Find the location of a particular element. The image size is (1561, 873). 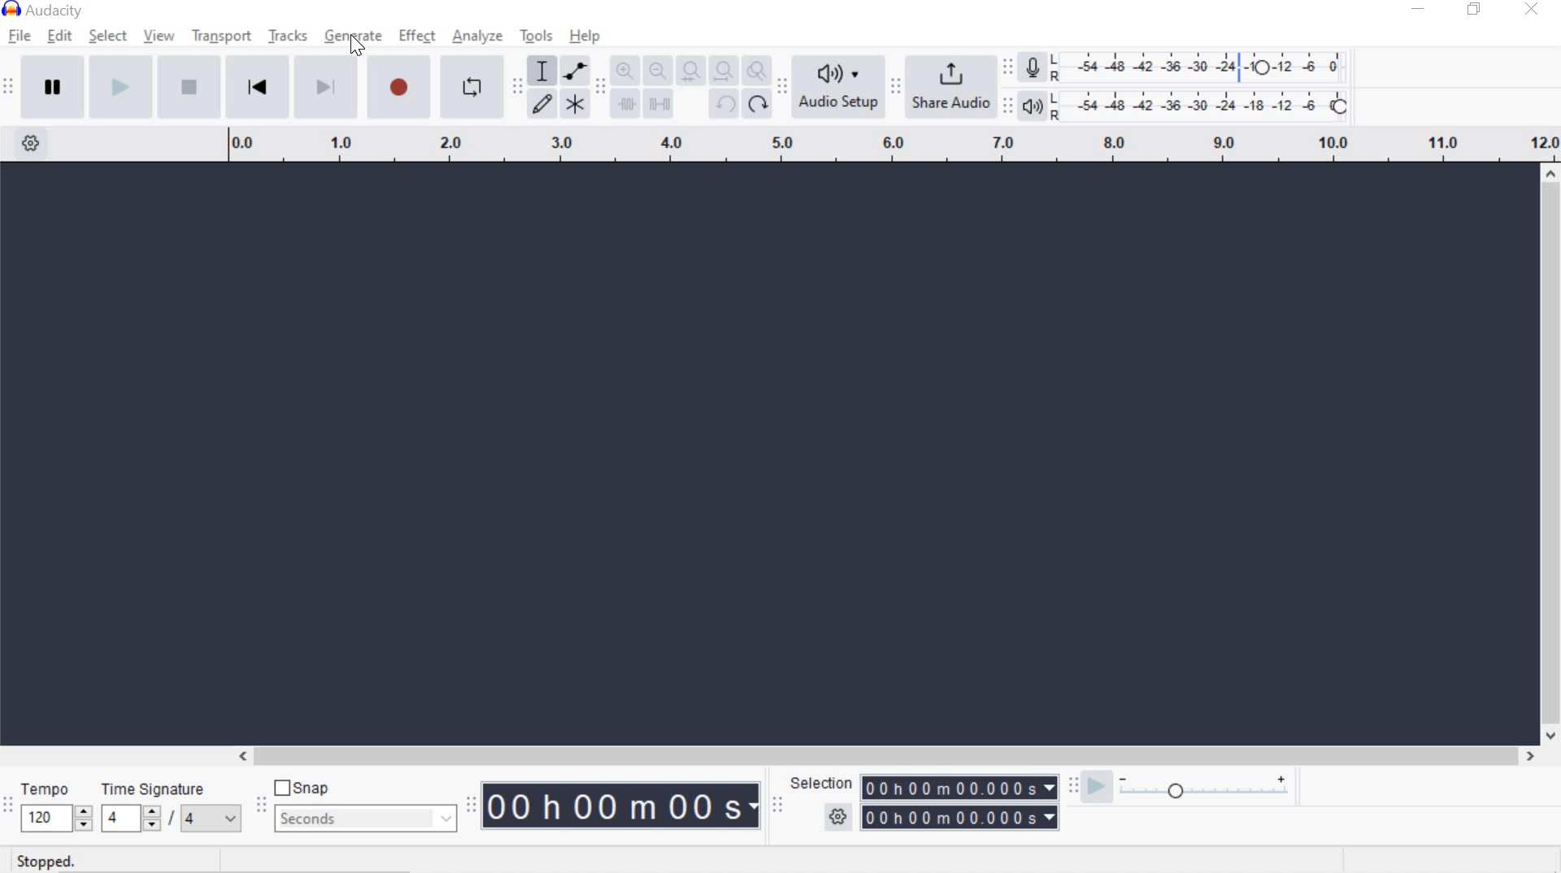

Audio setup toolbar is located at coordinates (780, 87).